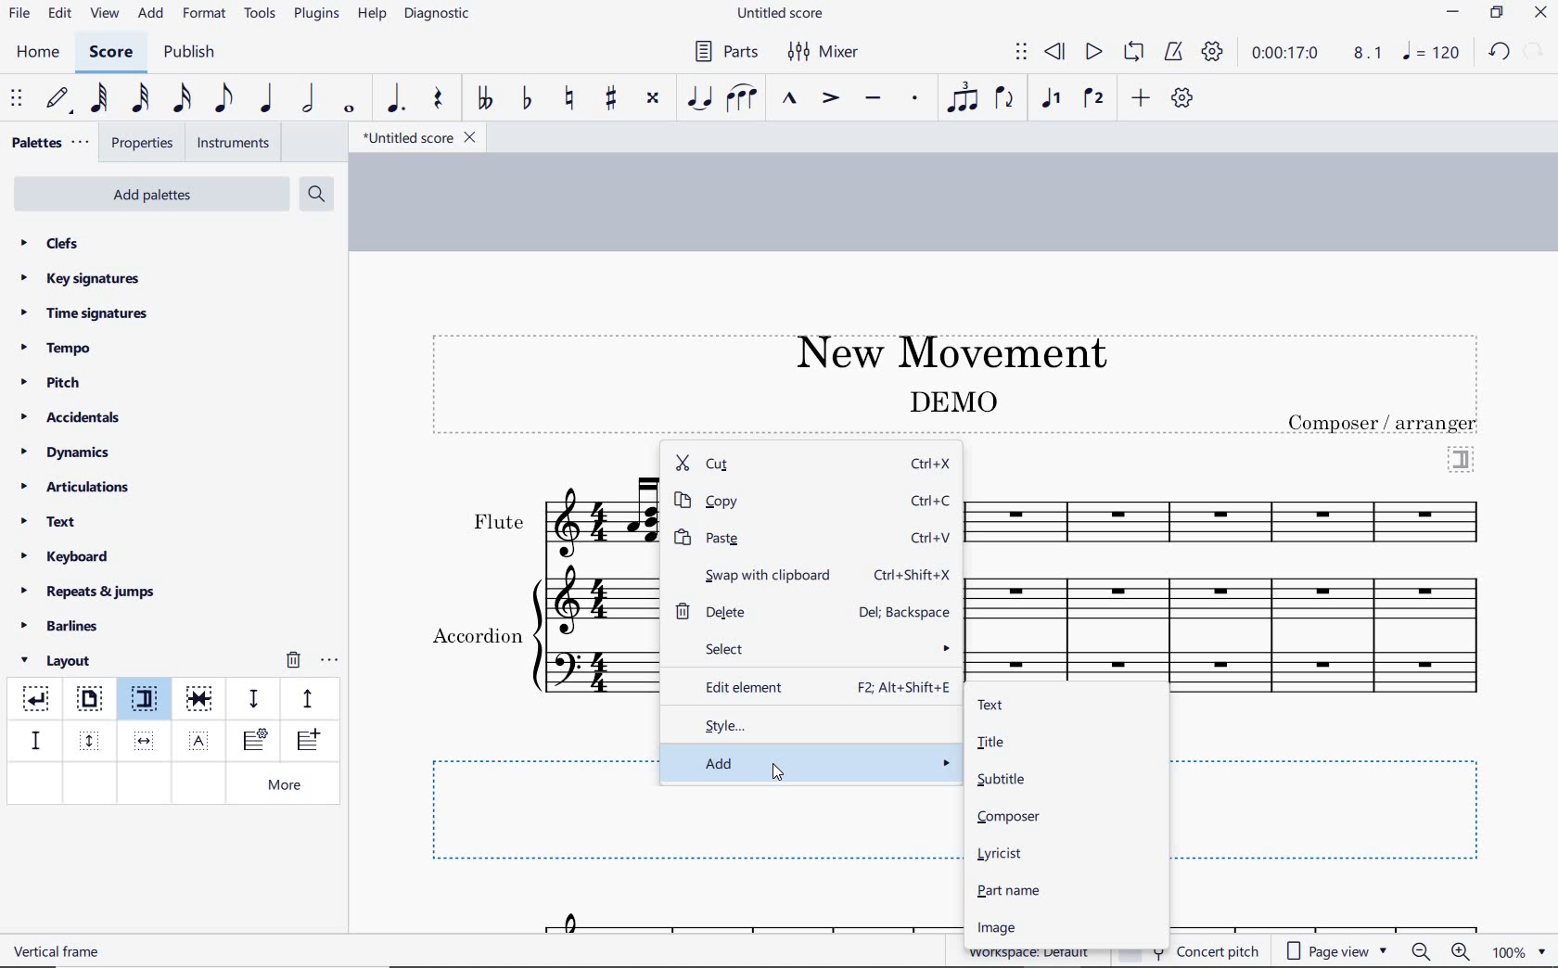 This screenshot has height=968, width=1558. Describe the element at coordinates (571, 99) in the screenshot. I see `toggle natural` at that location.